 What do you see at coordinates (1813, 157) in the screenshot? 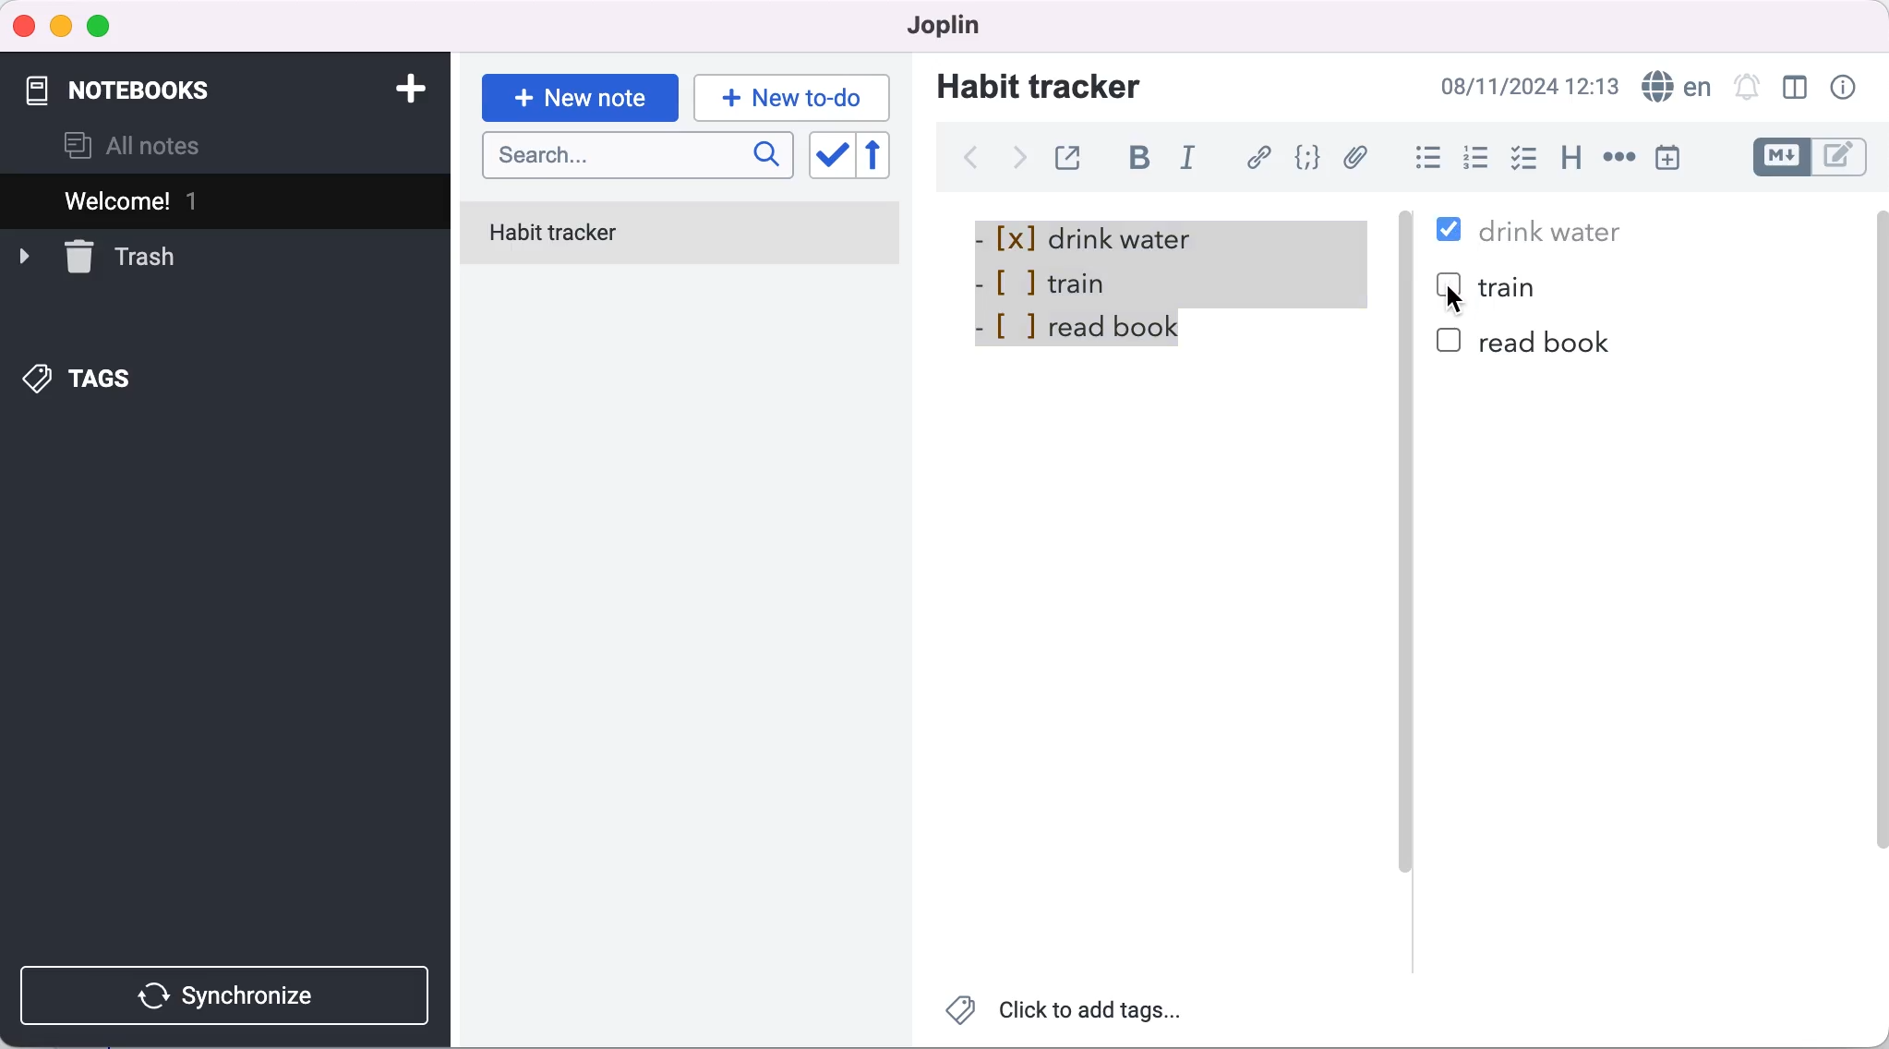
I see `toggle editors` at bounding box center [1813, 157].